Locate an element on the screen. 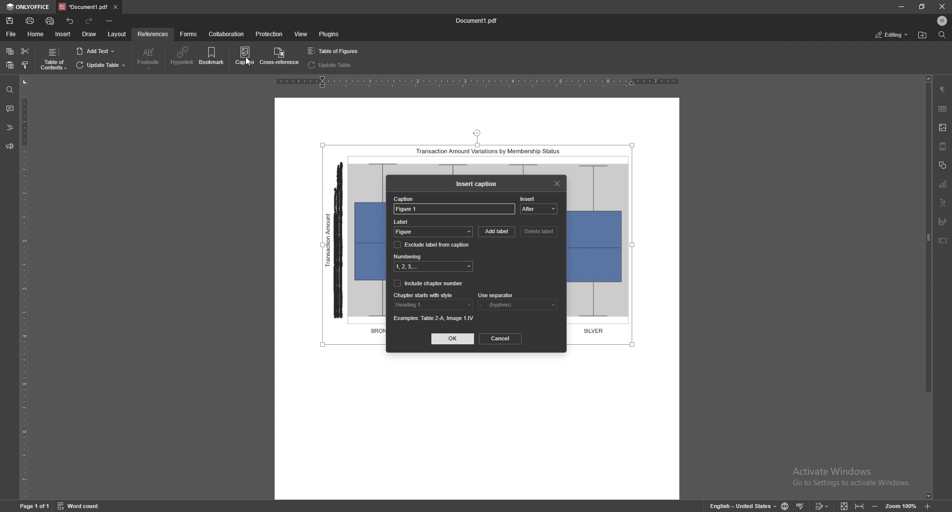 This screenshot has width=952, height=512. text box is located at coordinates (943, 240).